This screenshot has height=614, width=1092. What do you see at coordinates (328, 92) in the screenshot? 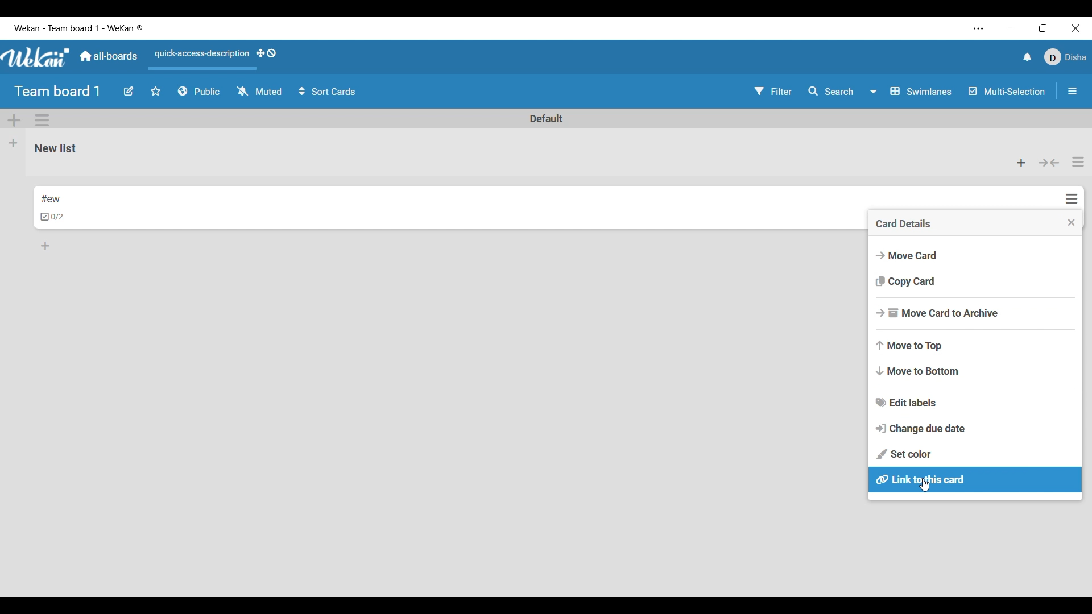
I see `Sort cards` at bounding box center [328, 92].